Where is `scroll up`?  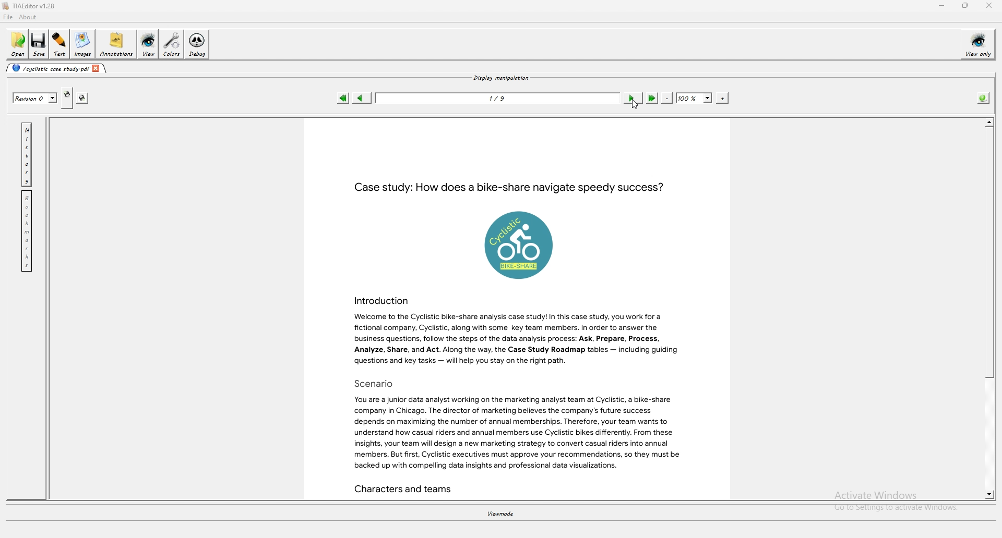
scroll up is located at coordinates (989, 122).